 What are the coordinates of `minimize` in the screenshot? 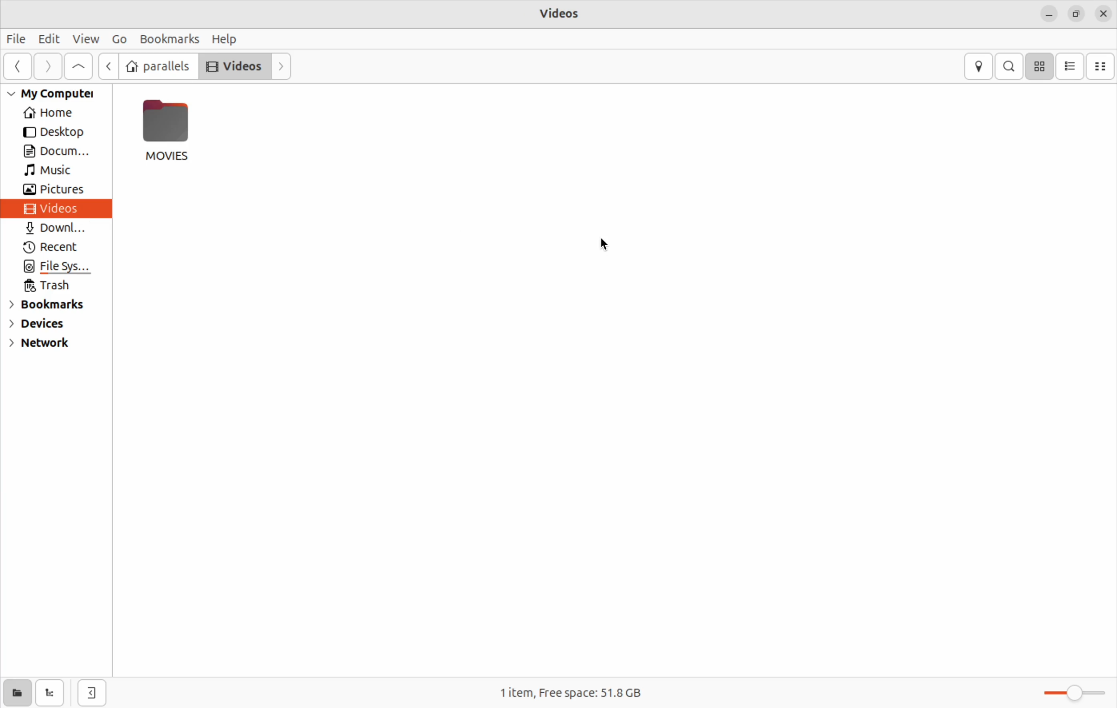 It's located at (1047, 13).